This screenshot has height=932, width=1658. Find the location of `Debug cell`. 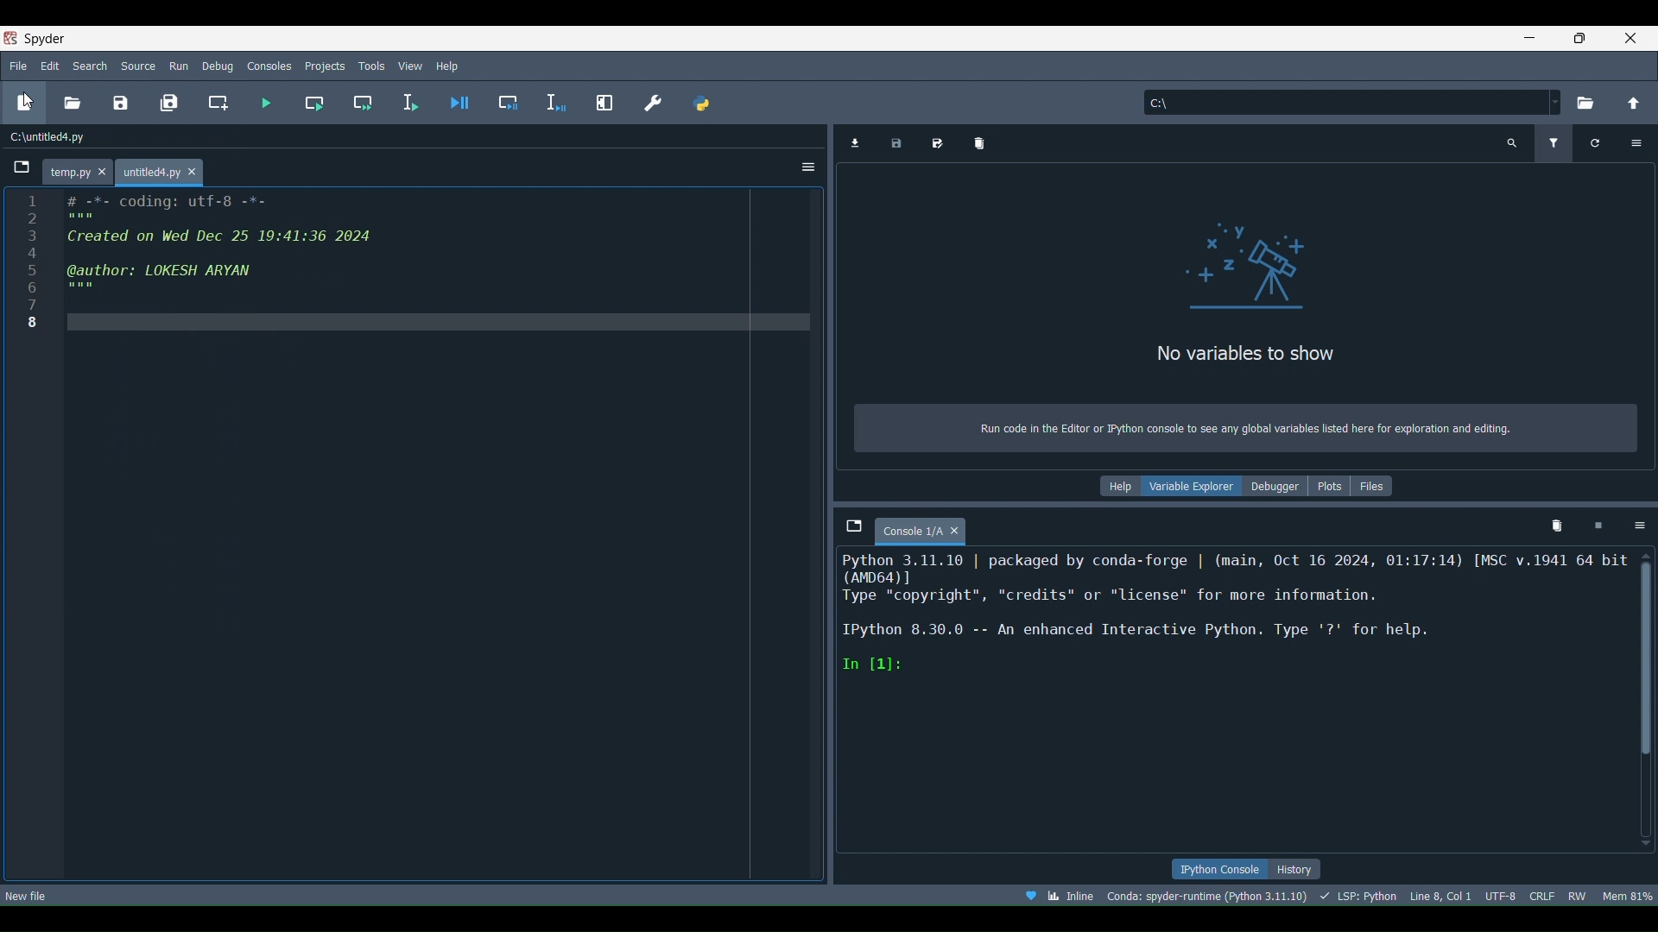

Debug cell is located at coordinates (499, 104).